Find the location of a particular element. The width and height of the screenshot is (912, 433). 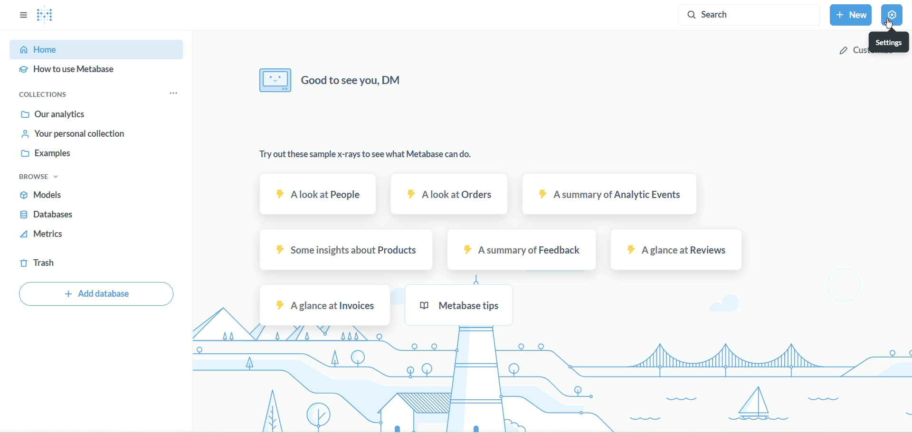

your personal collection is located at coordinates (73, 133).